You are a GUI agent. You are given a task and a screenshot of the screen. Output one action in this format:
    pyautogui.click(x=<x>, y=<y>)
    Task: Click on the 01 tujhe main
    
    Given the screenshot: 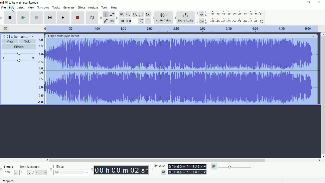 What is the action you would take?
    pyautogui.click(x=16, y=36)
    